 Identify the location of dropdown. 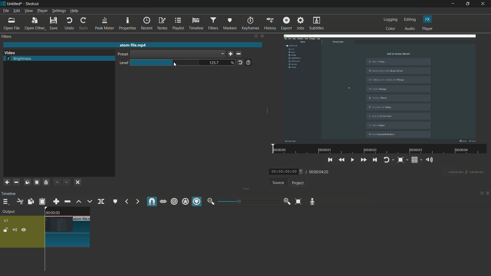
(177, 54).